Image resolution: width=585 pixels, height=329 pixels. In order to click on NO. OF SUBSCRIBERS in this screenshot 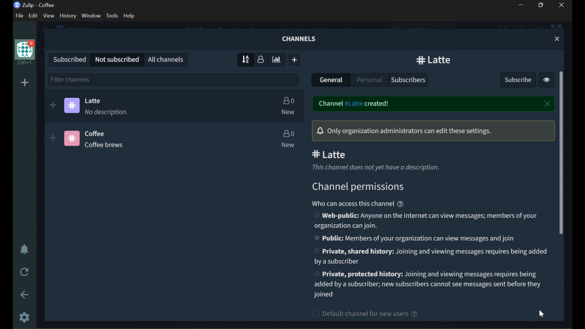, I will do `click(289, 100)`.